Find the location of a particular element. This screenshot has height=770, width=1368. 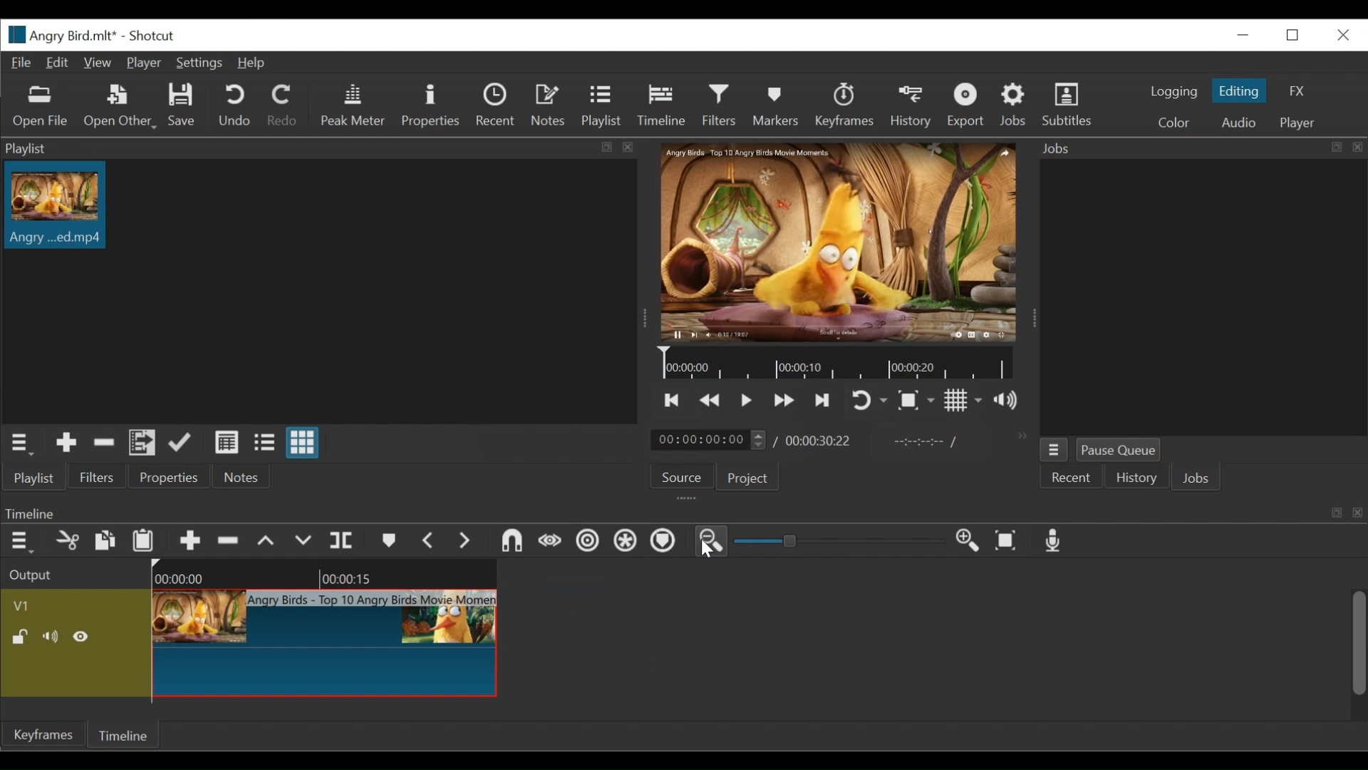

Paste is located at coordinates (142, 543).